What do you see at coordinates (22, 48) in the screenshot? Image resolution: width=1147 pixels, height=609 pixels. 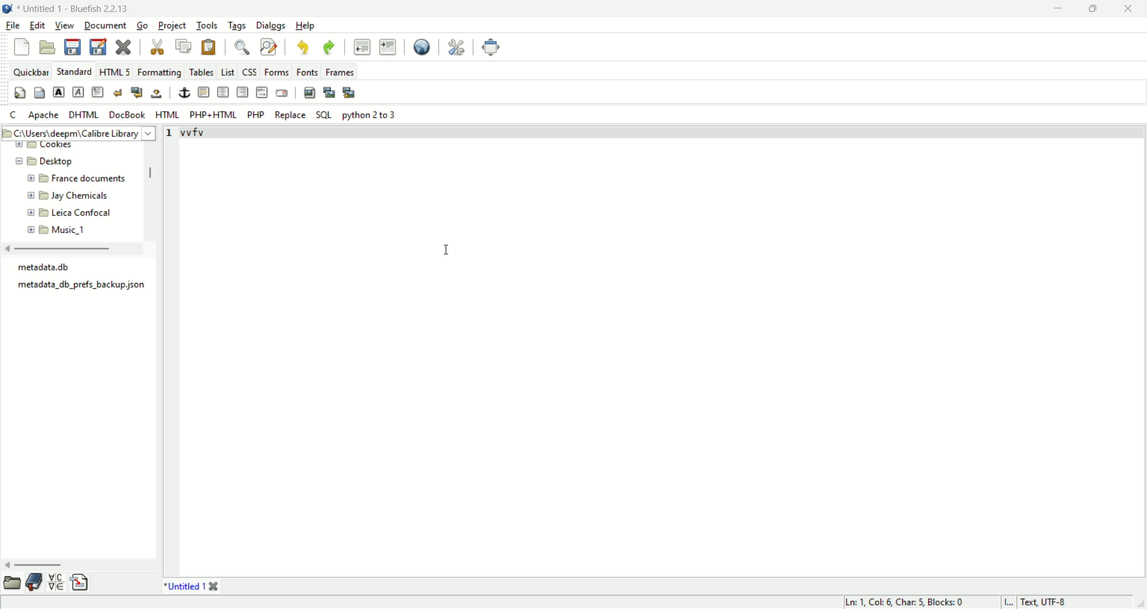 I see `new` at bounding box center [22, 48].